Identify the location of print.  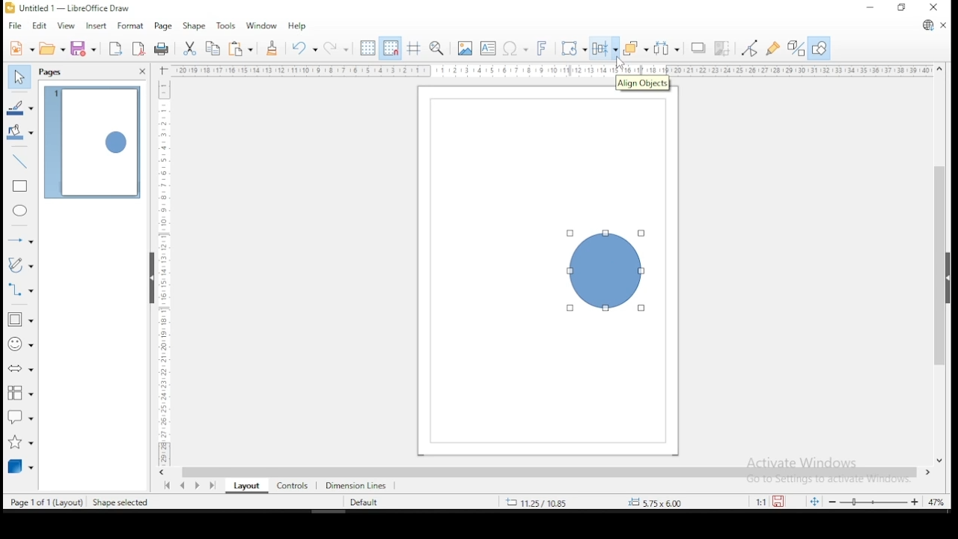
(162, 49).